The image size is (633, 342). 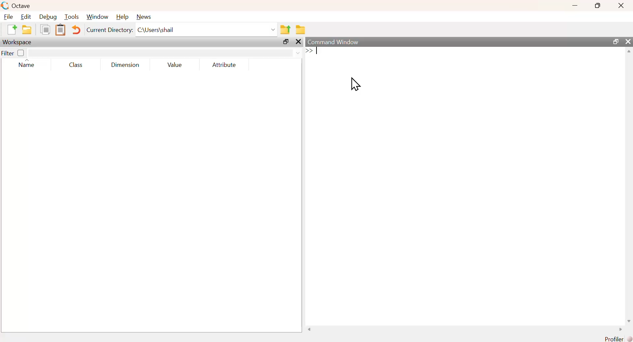 What do you see at coordinates (21, 53) in the screenshot?
I see `off` at bounding box center [21, 53].